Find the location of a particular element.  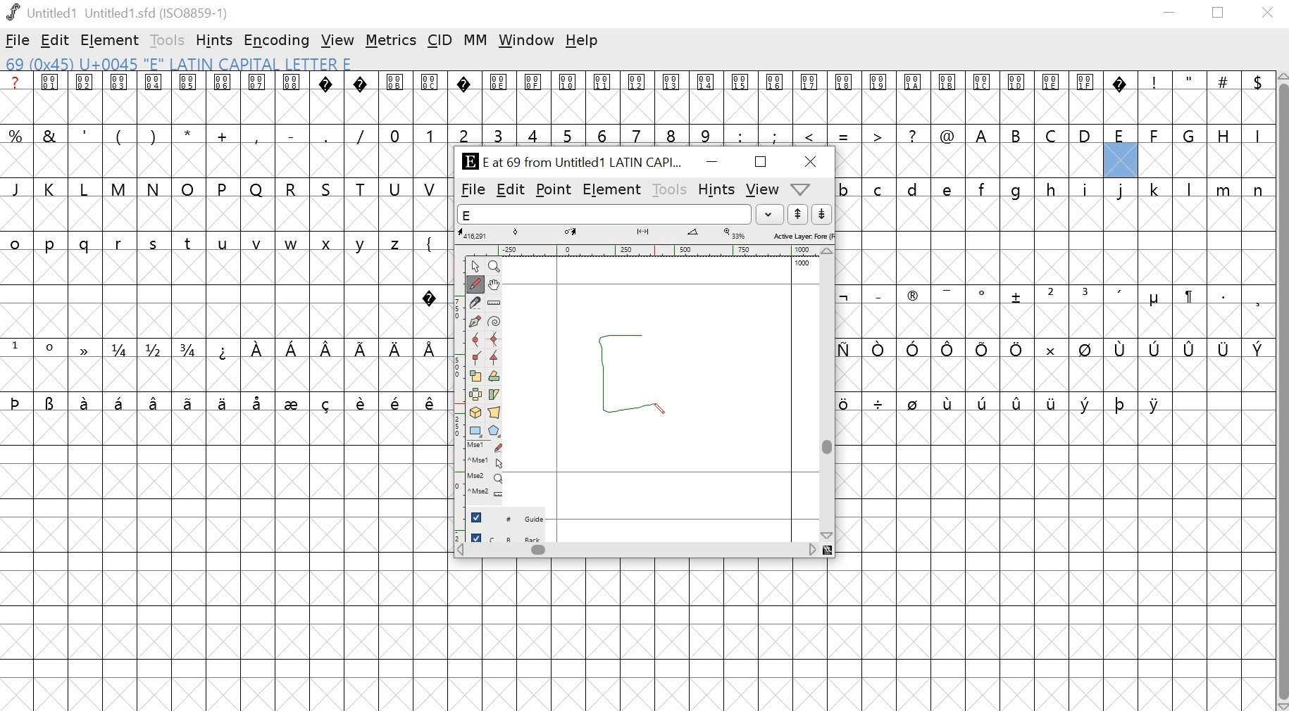

empty cells is located at coordinates (223, 561).